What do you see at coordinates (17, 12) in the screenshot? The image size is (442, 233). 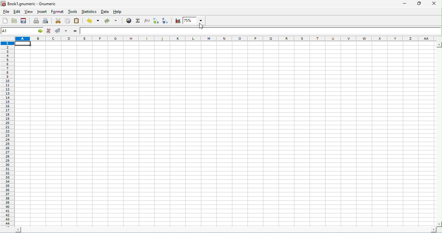 I see `edit` at bounding box center [17, 12].